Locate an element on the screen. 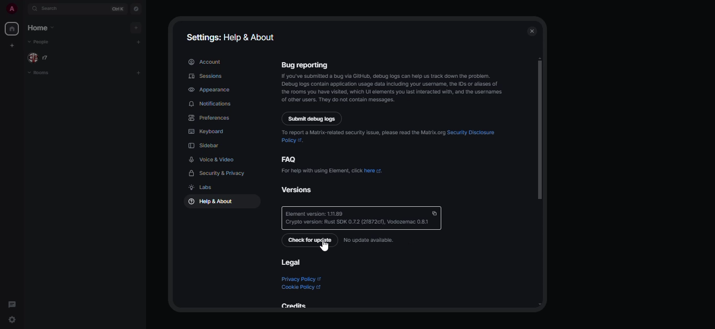 The width and height of the screenshot is (715, 329). home is located at coordinates (12, 29).